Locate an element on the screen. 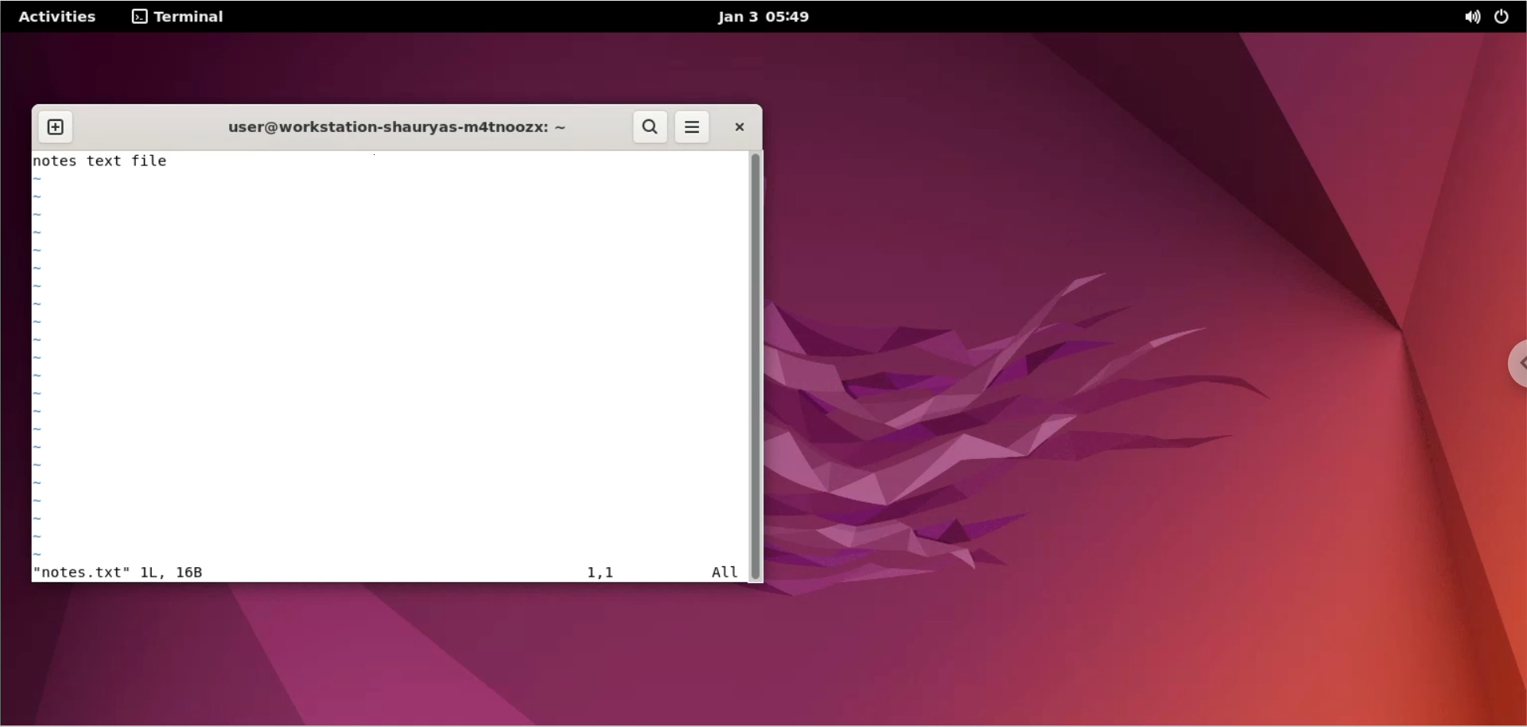 This screenshot has width=1527, height=727. 1l, is located at coordinates (153, 573).